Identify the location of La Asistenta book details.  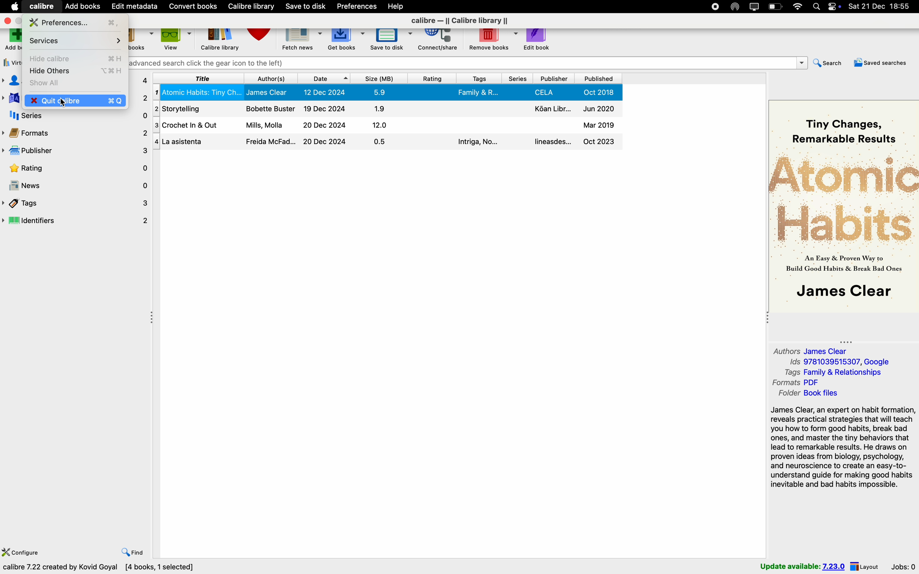
(388, 142).